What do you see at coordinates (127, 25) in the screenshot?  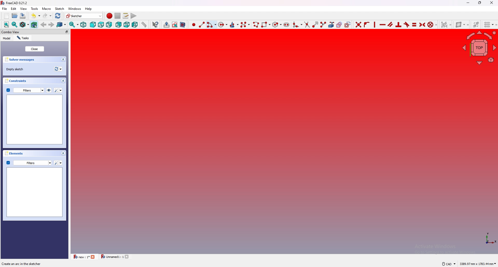 I see `bottom` at bounding box center [127, 25].